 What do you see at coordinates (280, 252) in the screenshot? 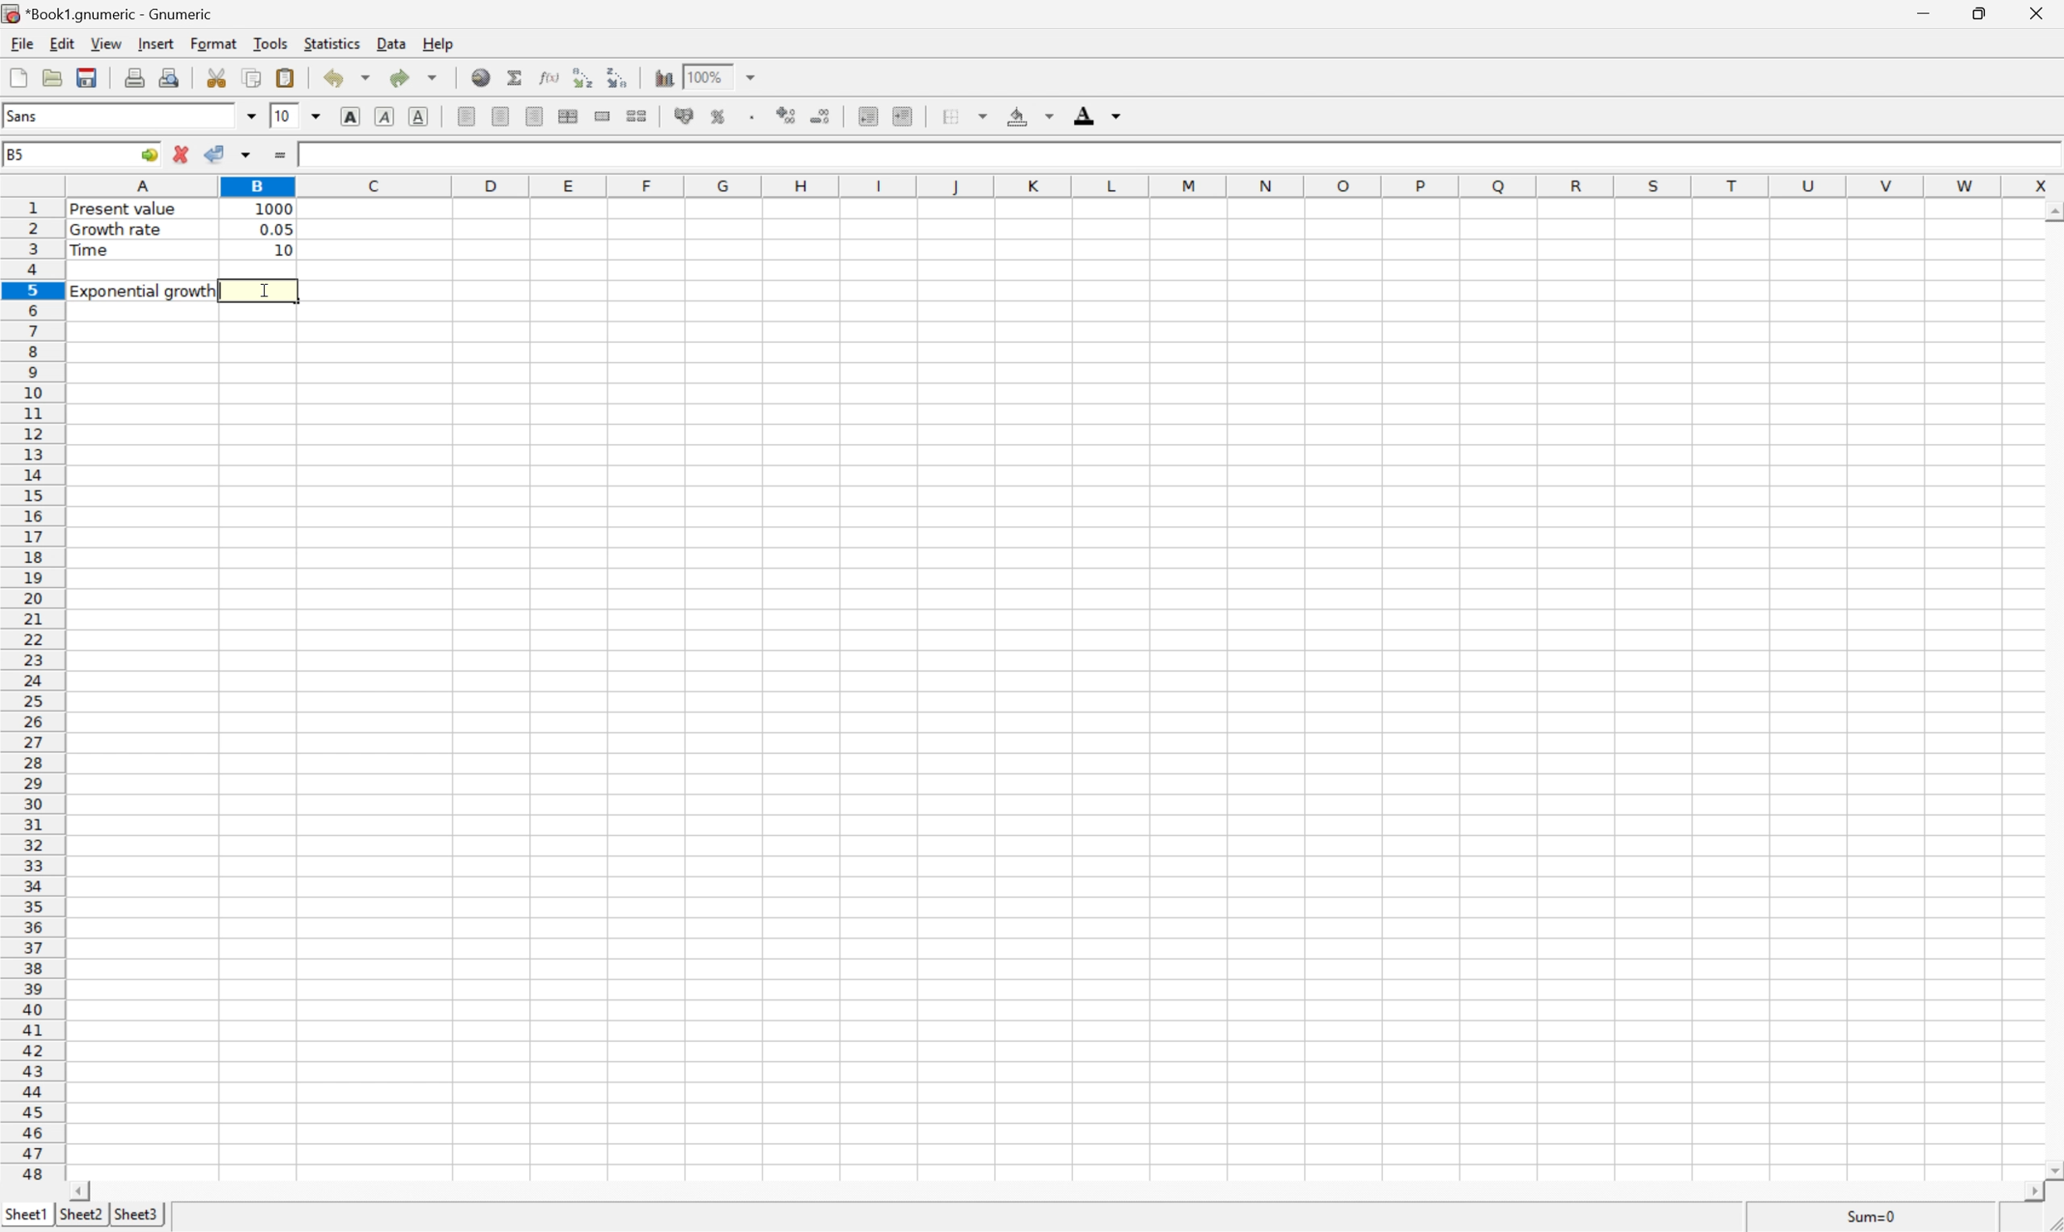
I see `10` at bounding box center [280, 252].